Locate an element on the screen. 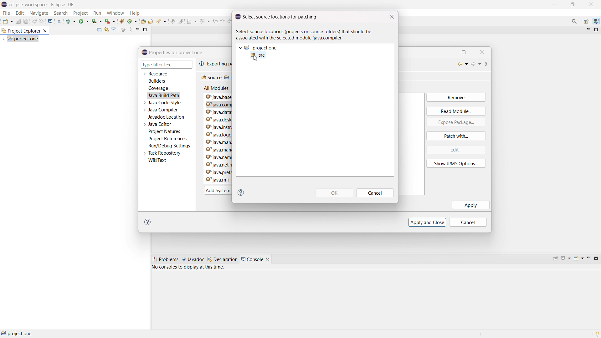 The height and width of the screenshot is (338, 601). file is located at coordinates (7, 13).